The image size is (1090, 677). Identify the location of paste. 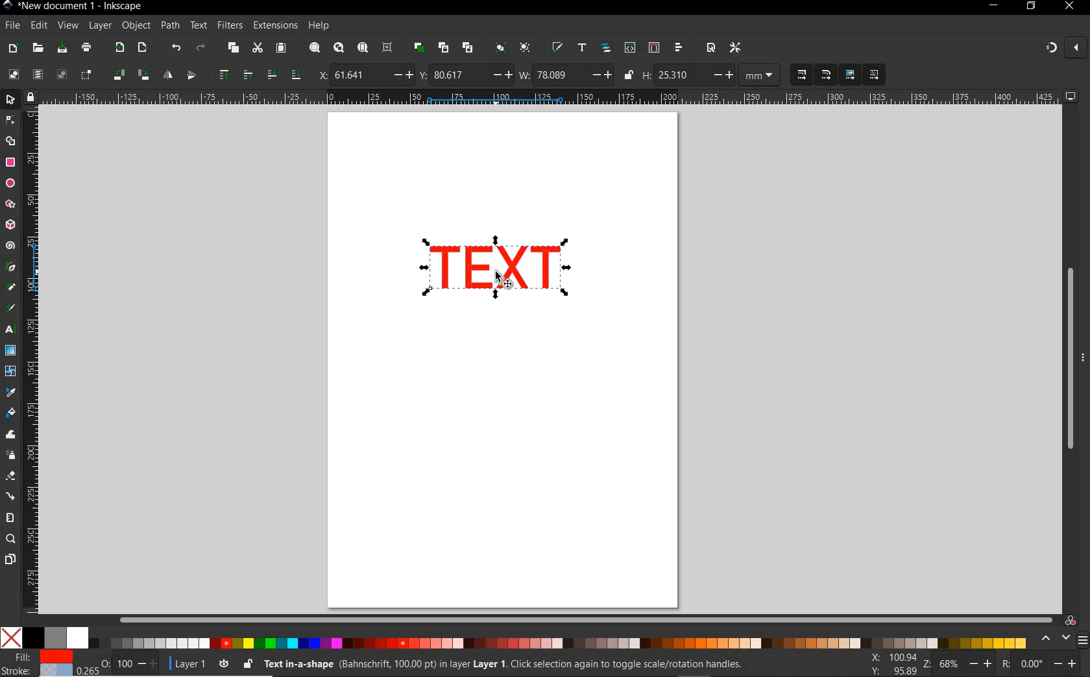
(280, 49).